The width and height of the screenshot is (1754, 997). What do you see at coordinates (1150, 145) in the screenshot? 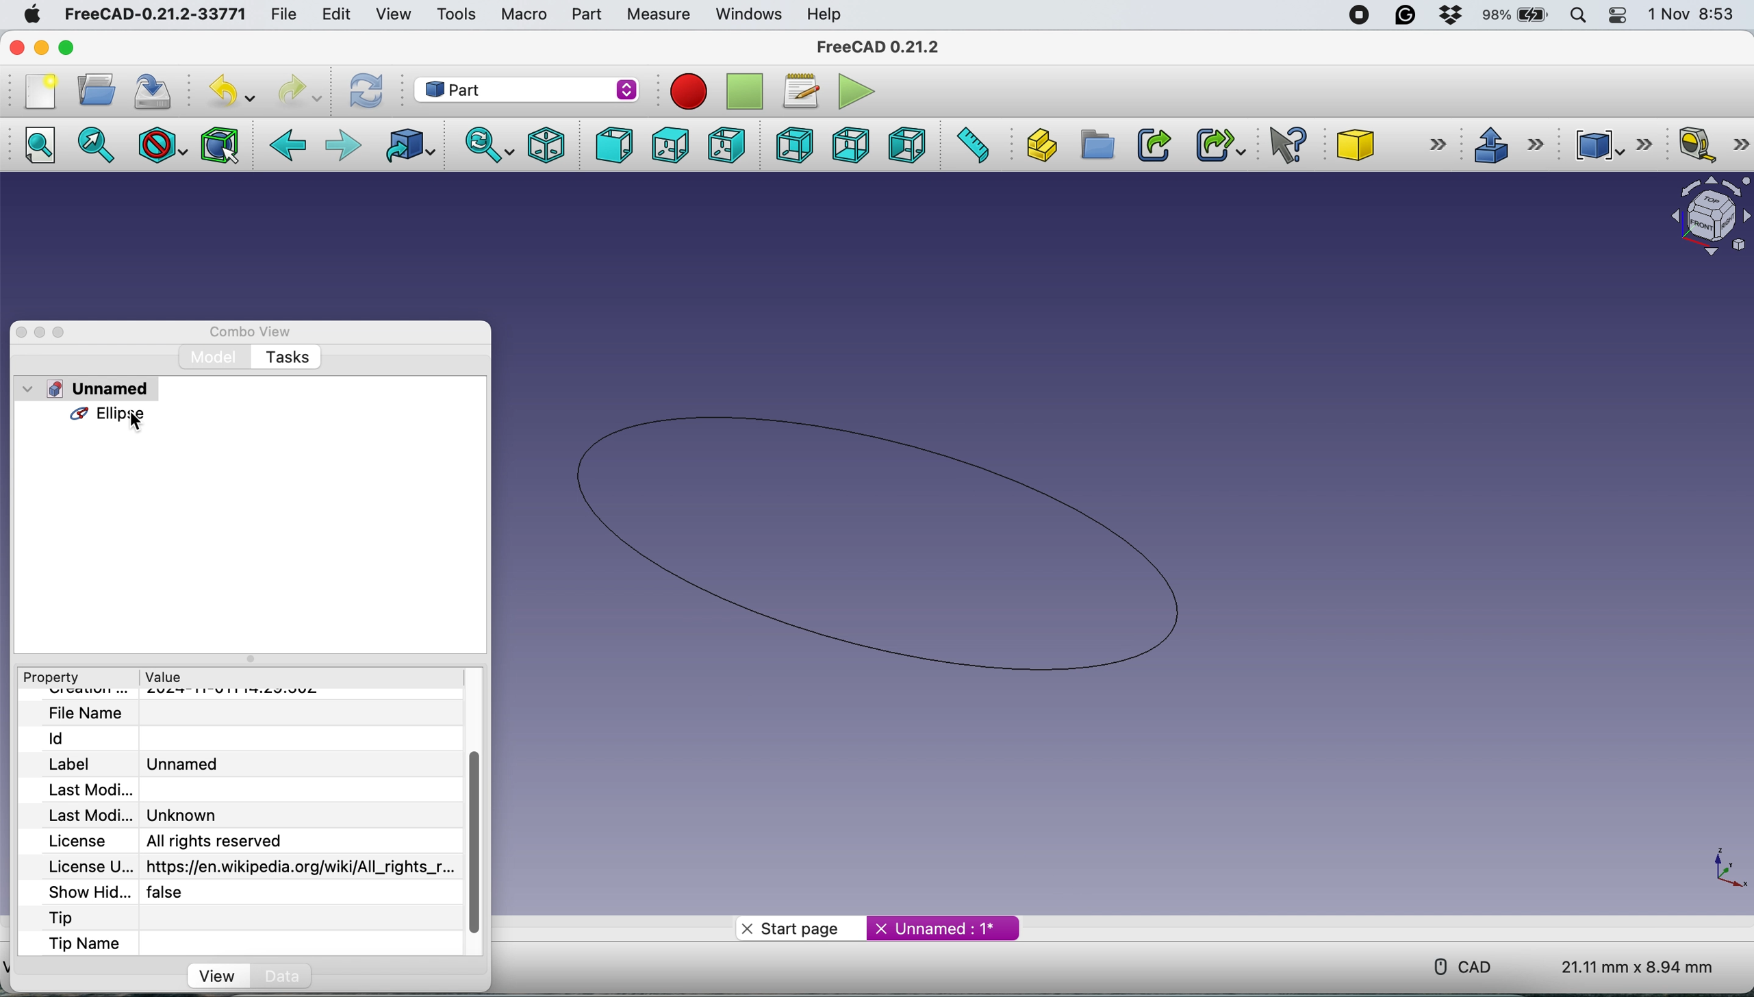
I see `make link` at bounding box center [1150, 145].